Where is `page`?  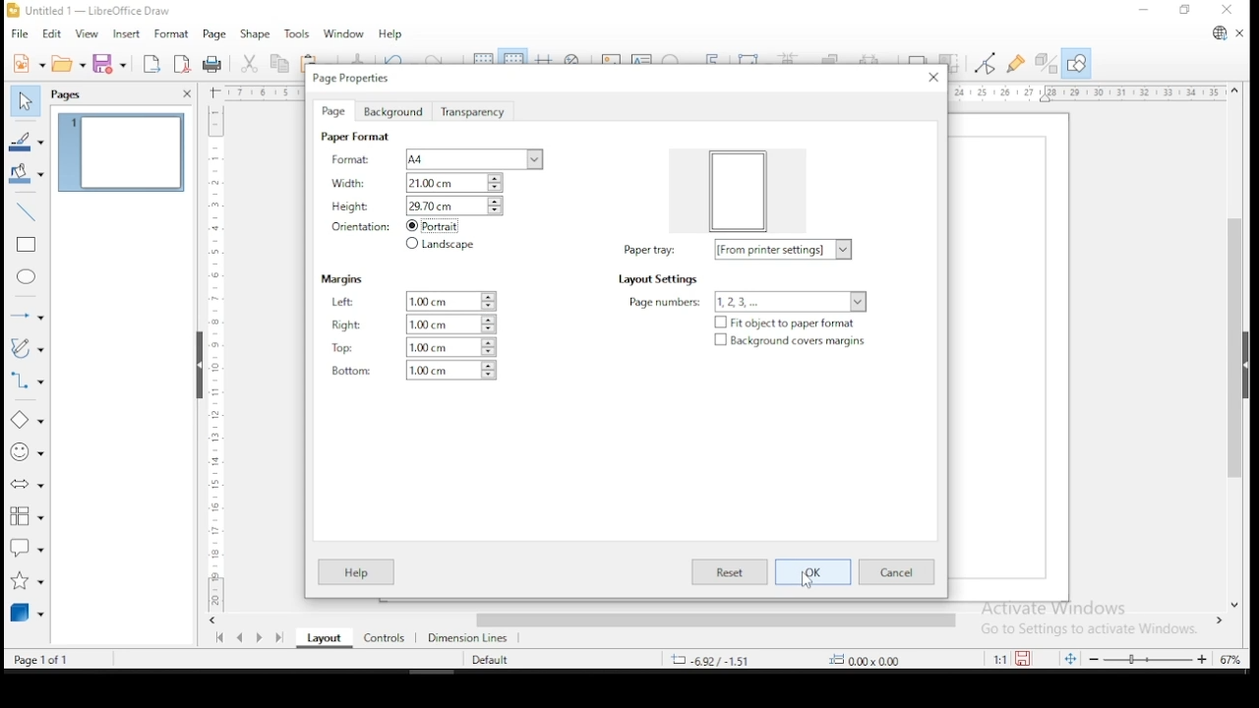 page is located at coordinates (215, 36).